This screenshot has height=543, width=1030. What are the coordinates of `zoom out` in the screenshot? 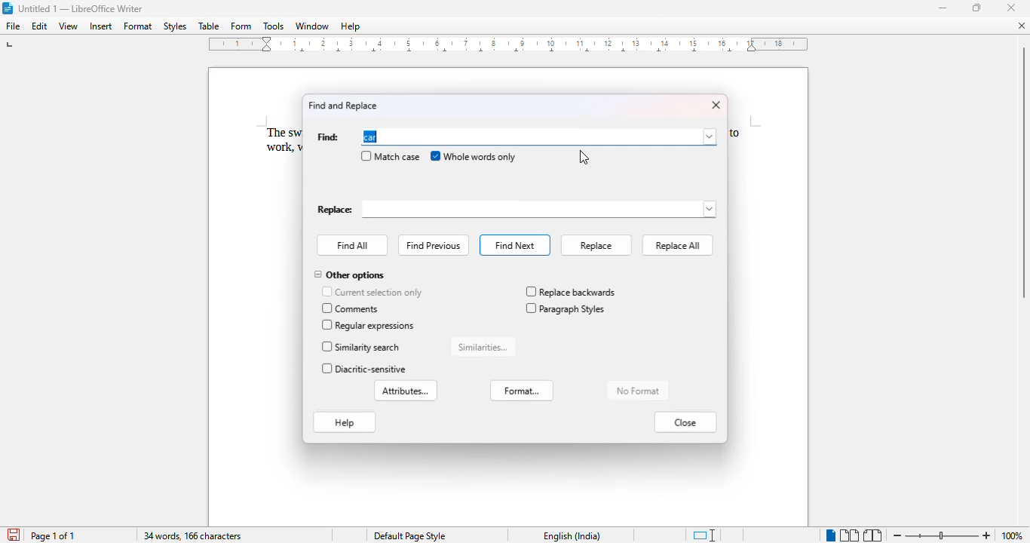 It's located at (896, 534).